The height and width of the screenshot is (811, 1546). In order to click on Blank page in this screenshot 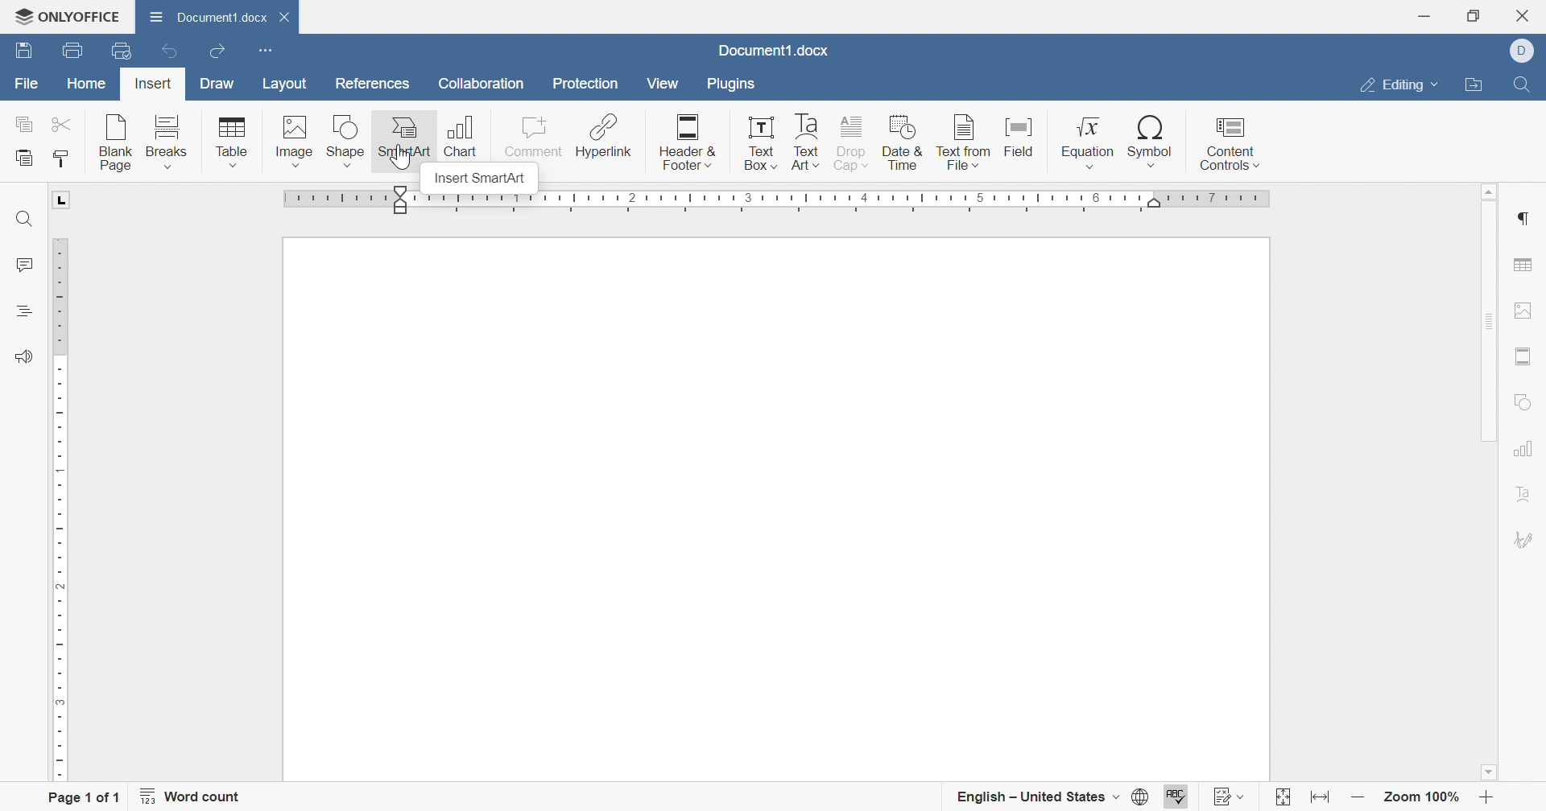, I will do `click(118, 142)`.